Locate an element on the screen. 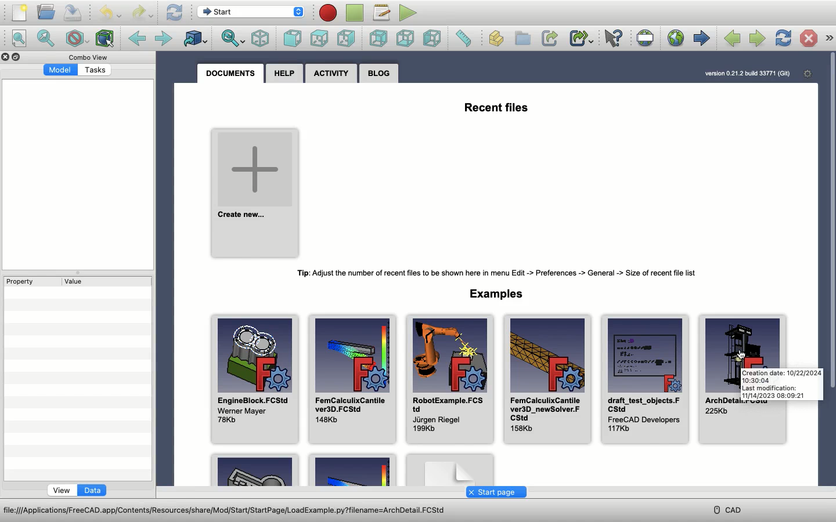 The image size is (836, 522). Top is located at coordinates (320, 38).